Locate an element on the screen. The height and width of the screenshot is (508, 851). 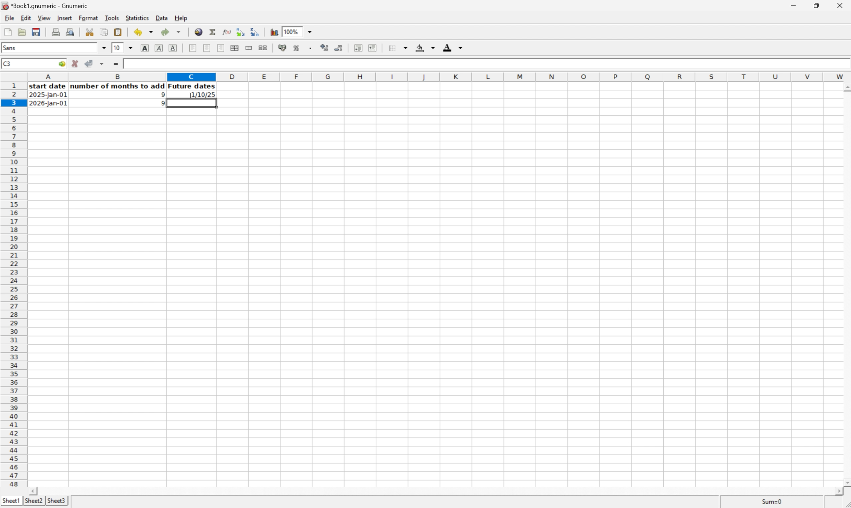
Cancel changes is located at coordinates (76, 64).